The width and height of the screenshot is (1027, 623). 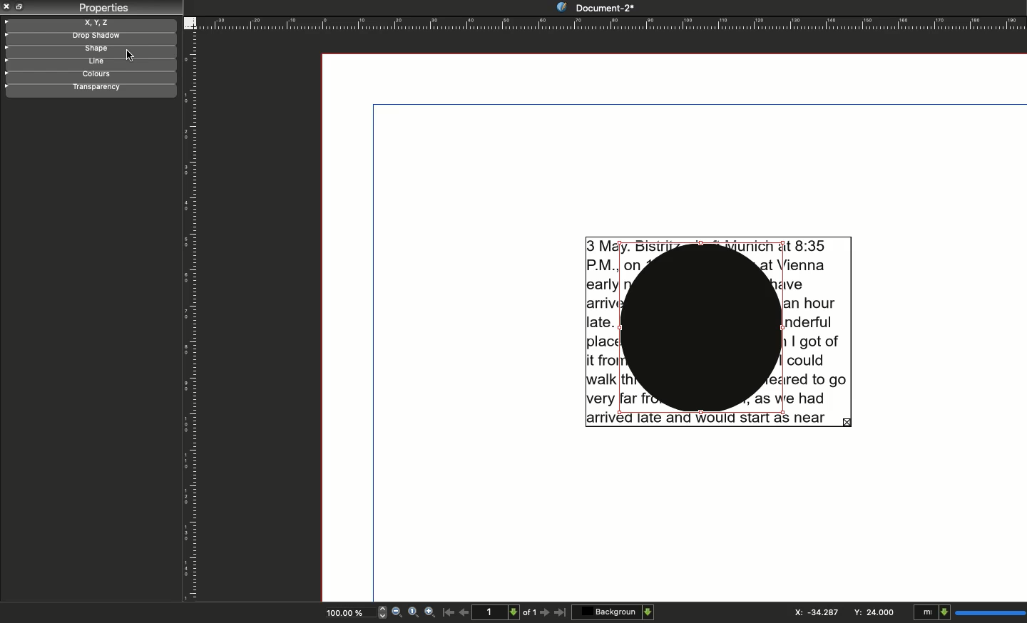 I want to click on Background, so click(x=613, y=612).